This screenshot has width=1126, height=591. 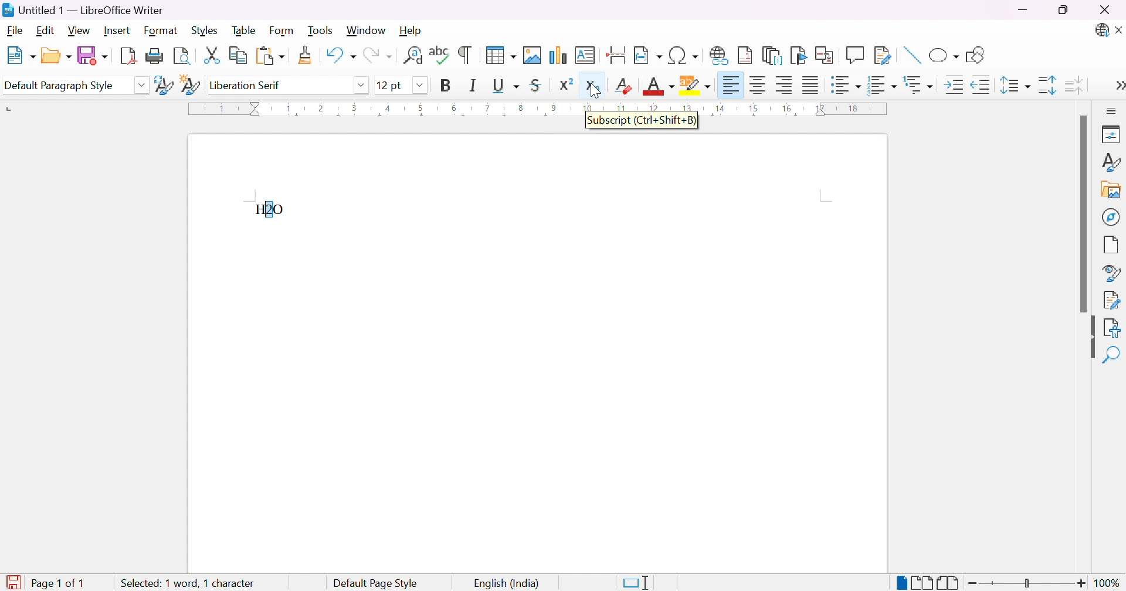 I want to click on Insert table, so click(x=500, y=55).